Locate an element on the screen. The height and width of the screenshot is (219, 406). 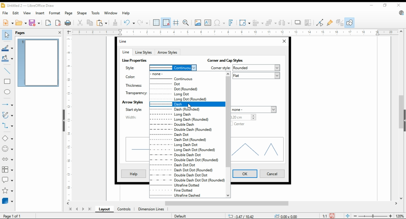
show gluepoint functions is located at coordinates (329, 22).